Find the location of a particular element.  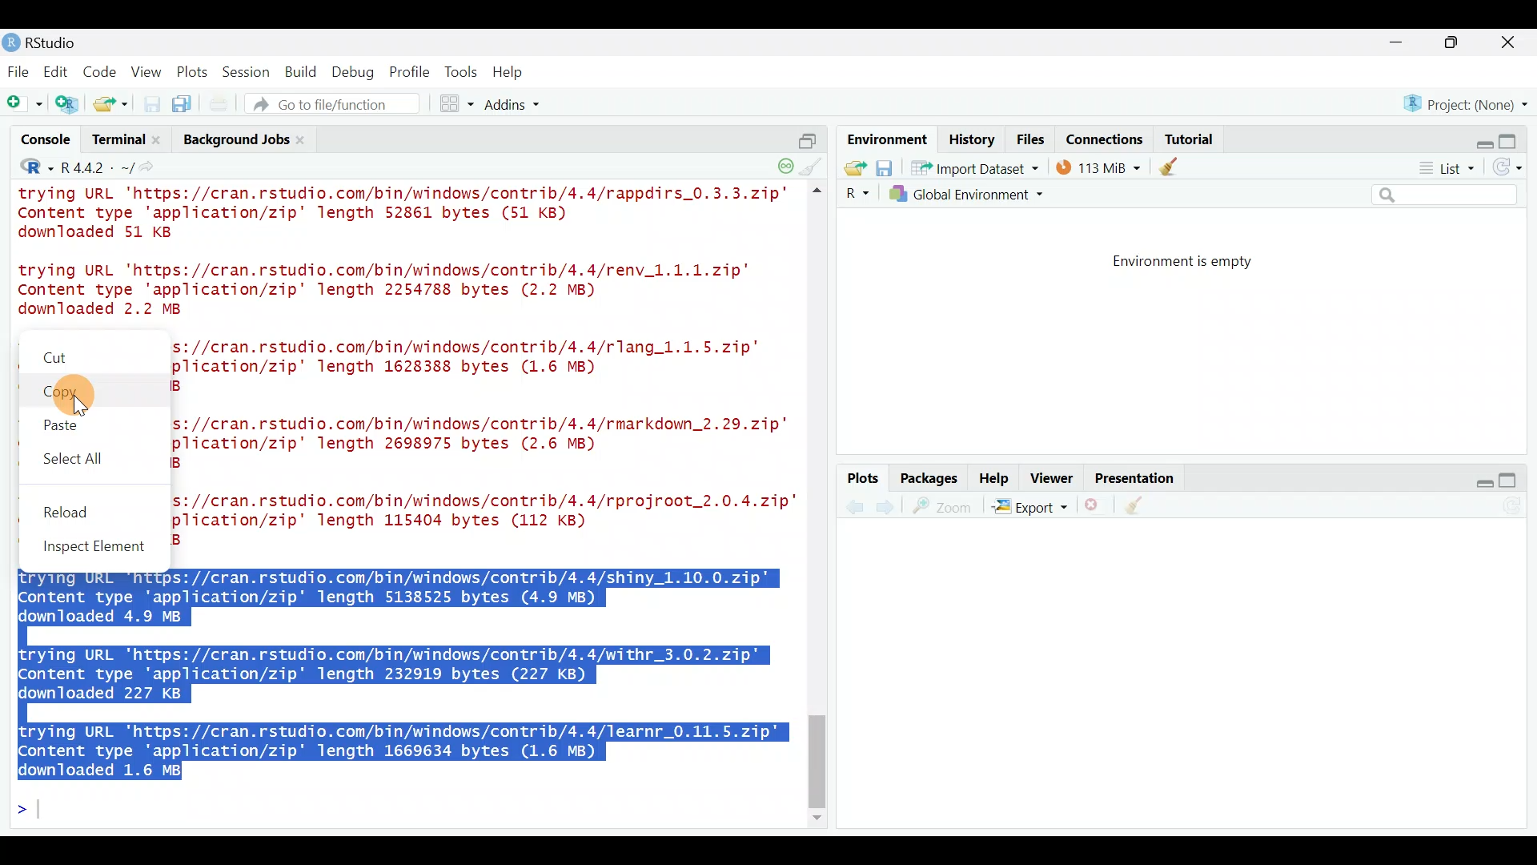

R is located at coordinates (855, 194).